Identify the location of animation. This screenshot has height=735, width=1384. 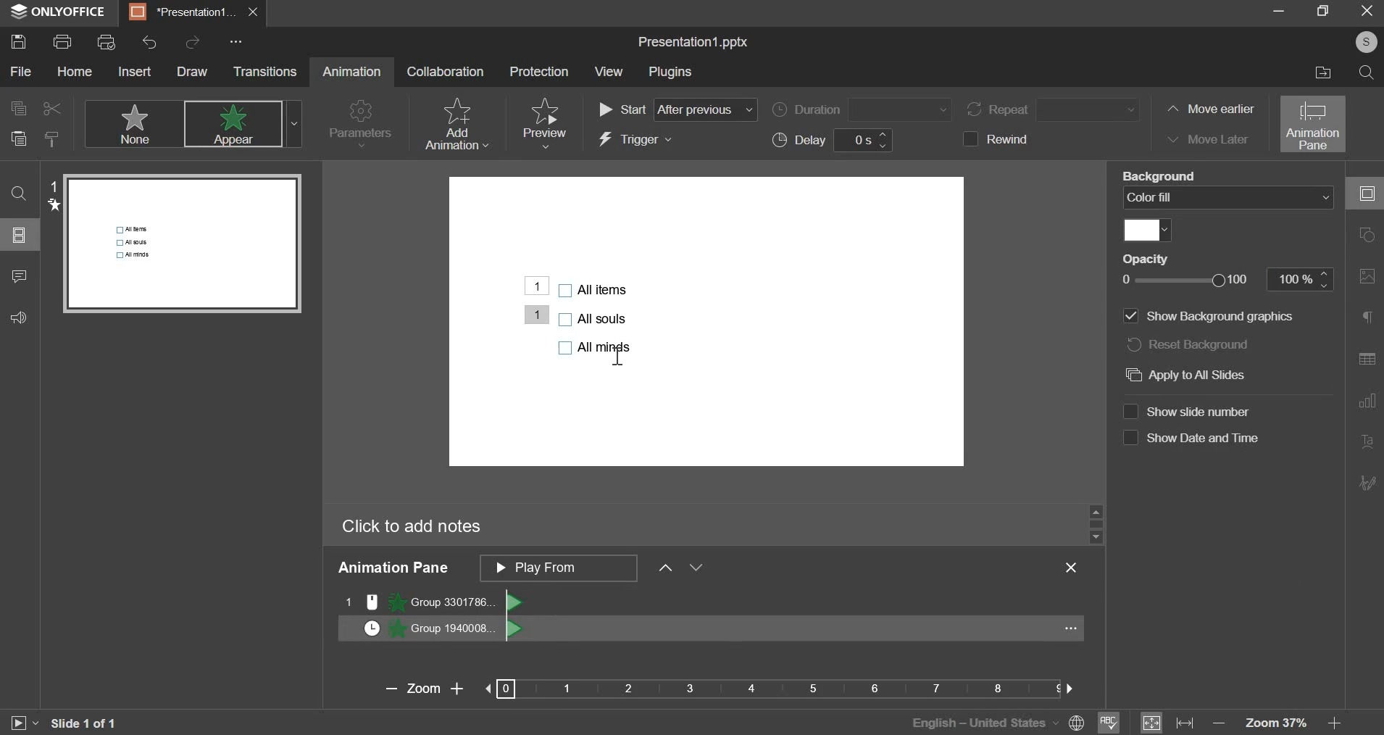
(351, 71).